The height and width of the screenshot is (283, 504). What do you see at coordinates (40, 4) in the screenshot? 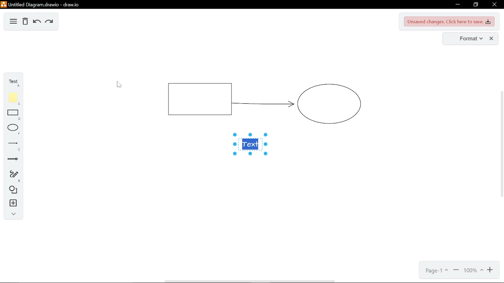
I see `Untitled Diagram.drawio - draw.io` at bounding box center [40, 4].